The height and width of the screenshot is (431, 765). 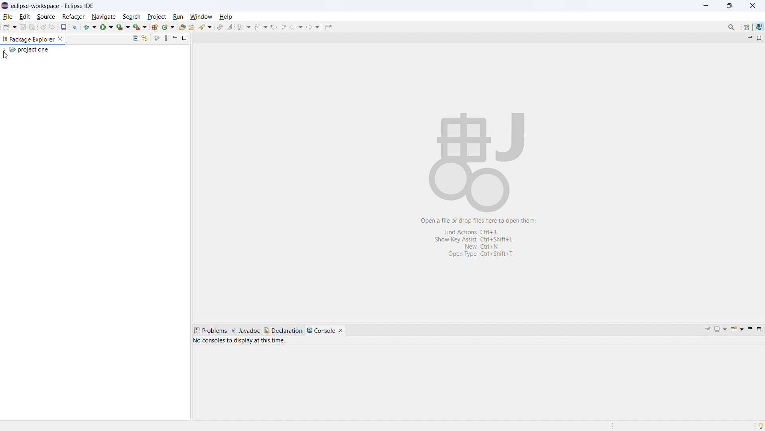 What do you see at coordinates (283, 27) in the screenshot?
I see `next edit location` at bounding box center [283, 27].